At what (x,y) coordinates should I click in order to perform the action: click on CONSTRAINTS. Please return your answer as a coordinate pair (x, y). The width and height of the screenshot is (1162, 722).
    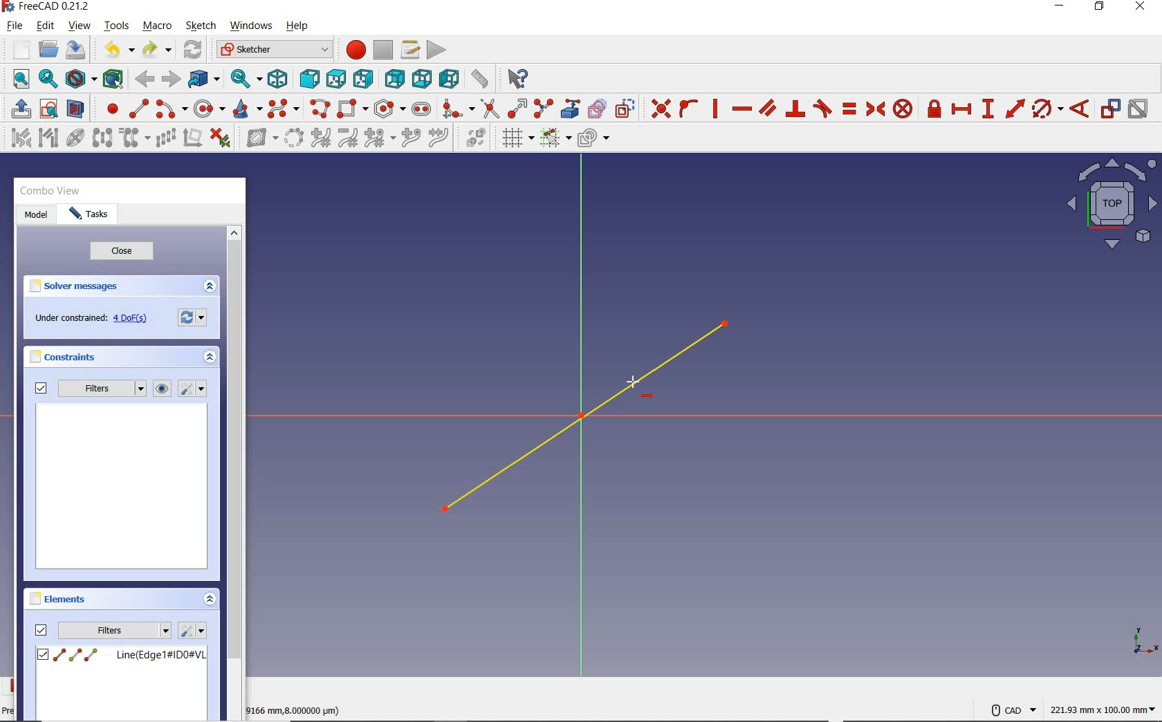
    Looking at the image, I should click on (62, 355).